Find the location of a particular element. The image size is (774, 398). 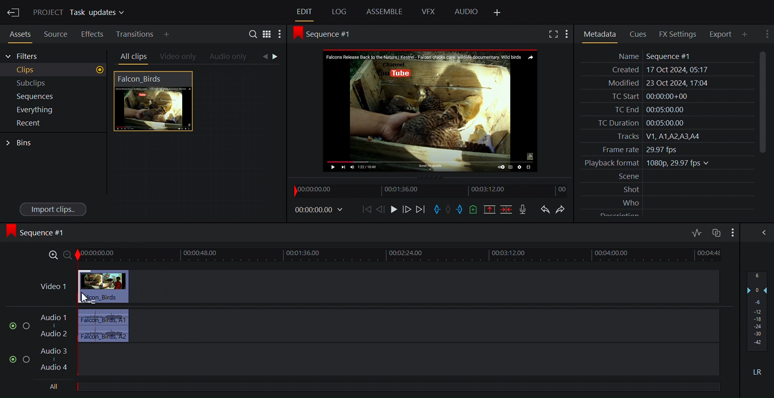

Mute is located at coordinates (758, 371).